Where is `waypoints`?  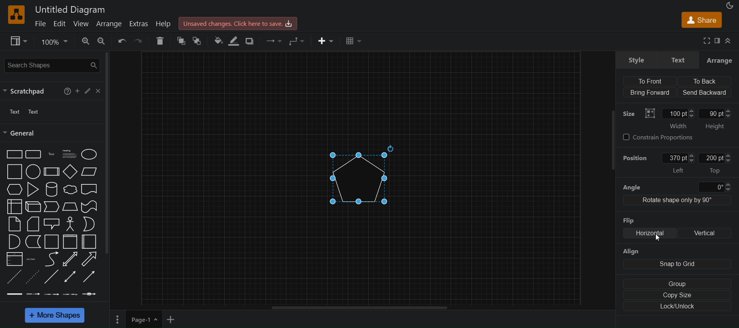 waypoints is located at coordinates (298, 42).